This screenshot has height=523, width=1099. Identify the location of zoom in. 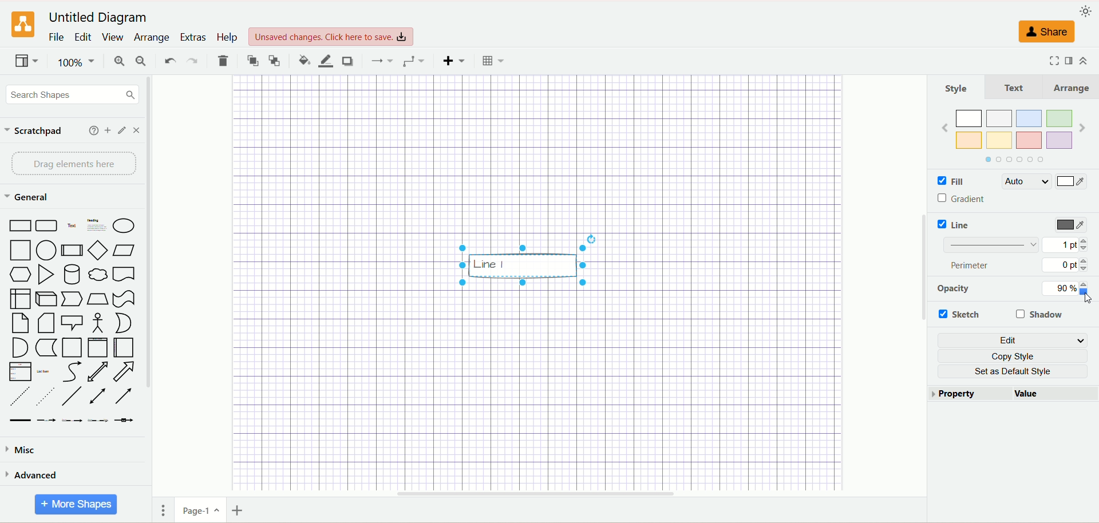
(117, 61).